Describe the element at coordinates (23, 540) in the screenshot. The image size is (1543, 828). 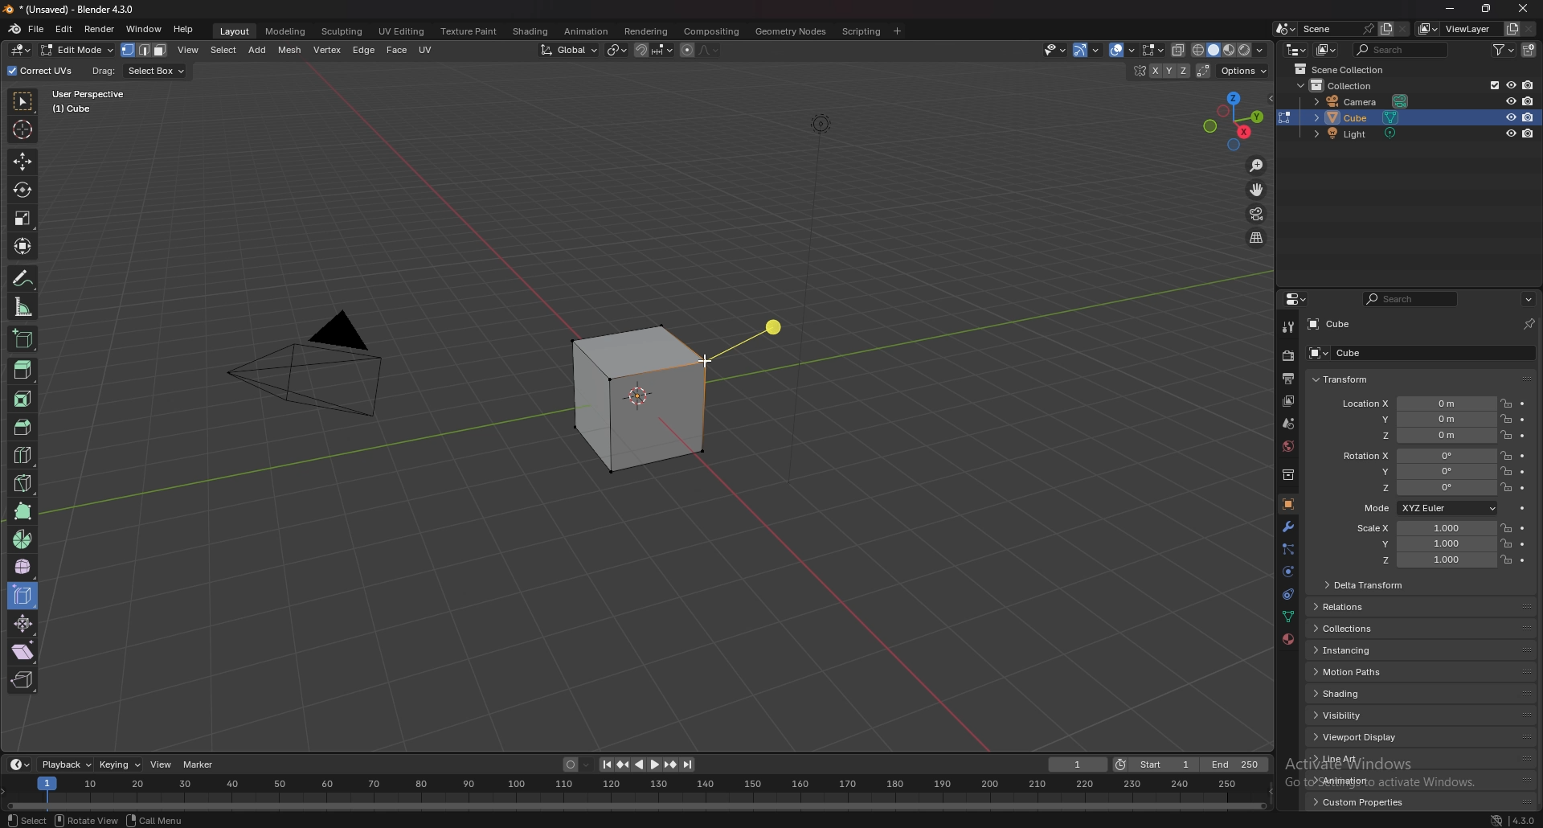
I see `spin` at that location.